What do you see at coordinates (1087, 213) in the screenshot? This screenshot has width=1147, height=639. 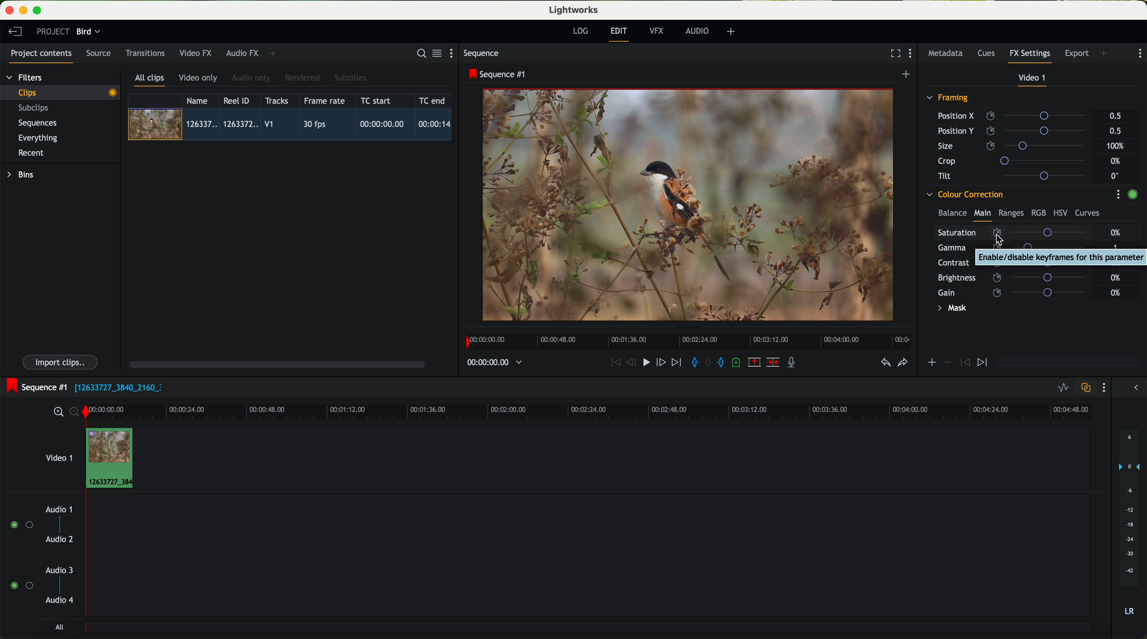 I see `curves` at bounding box center [1087, 213].